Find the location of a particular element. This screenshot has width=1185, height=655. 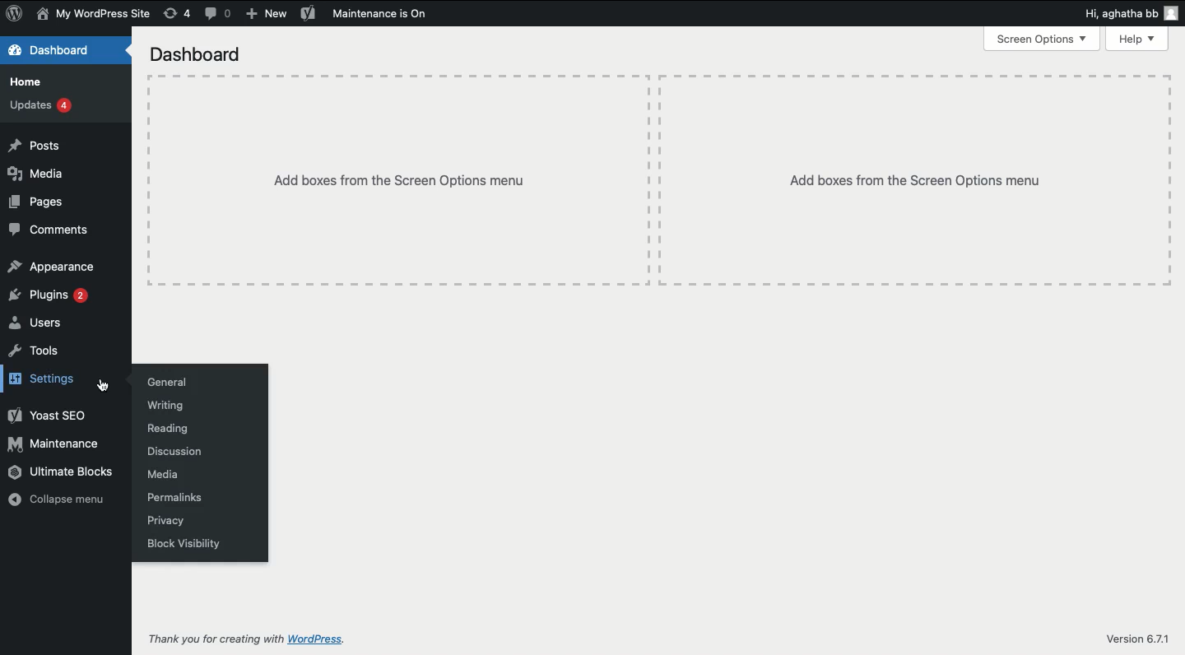

users is located at coordinates (43, 323).